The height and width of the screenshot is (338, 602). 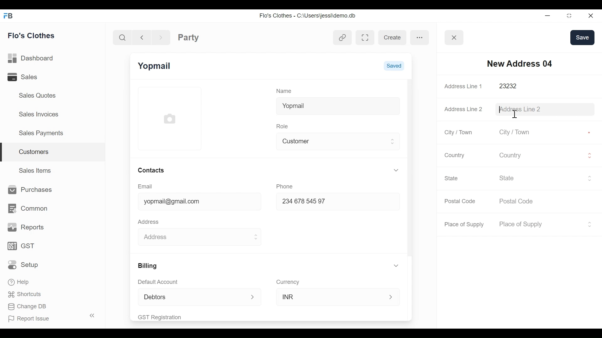 What do you see at coordinates (255, 237) in the screenshot?
I see `Expand` at bounding box center [255, 237].